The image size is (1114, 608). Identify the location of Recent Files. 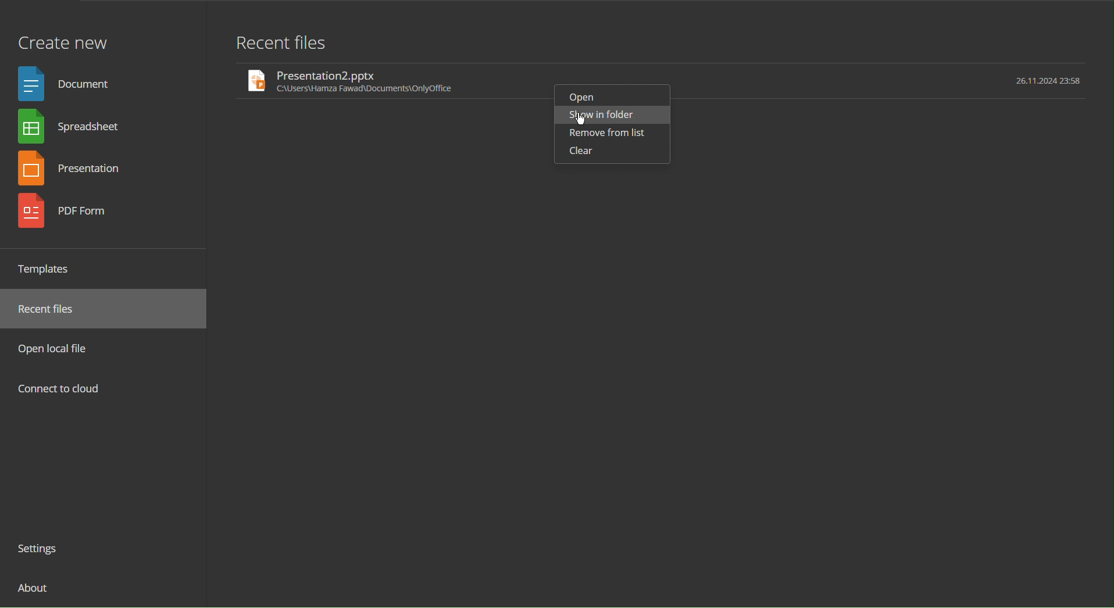
(281, 41).